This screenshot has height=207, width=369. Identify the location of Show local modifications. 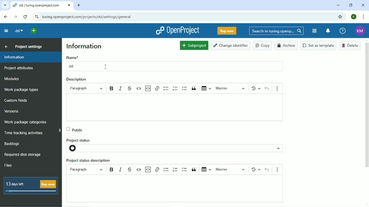
(255, 169).